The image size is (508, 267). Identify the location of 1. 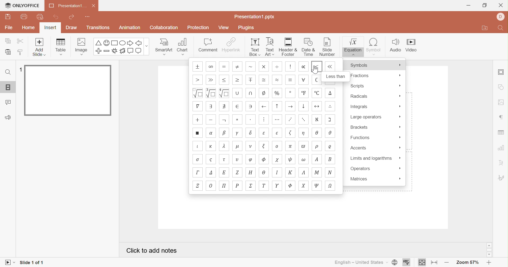
(21, 69).